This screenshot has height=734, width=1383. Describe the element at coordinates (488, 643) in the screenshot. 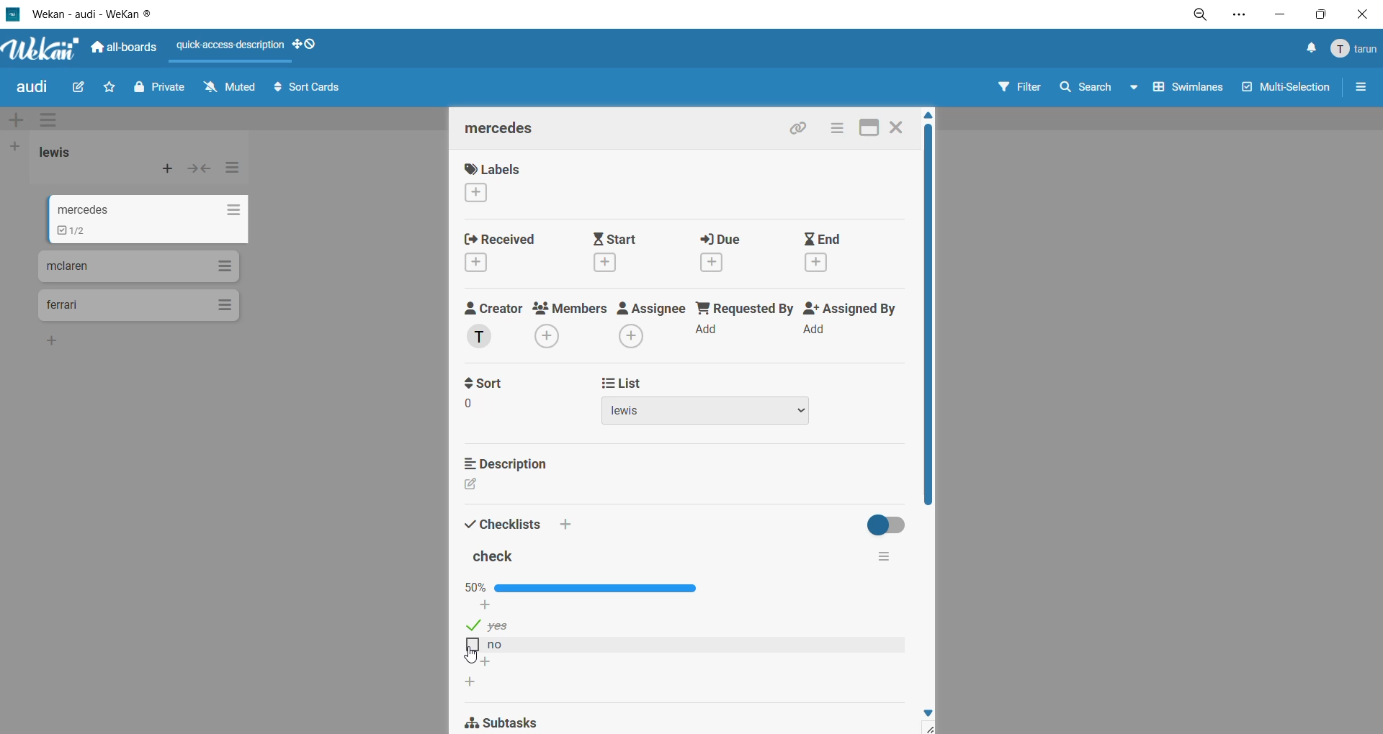

I see `checklist option` at that location.